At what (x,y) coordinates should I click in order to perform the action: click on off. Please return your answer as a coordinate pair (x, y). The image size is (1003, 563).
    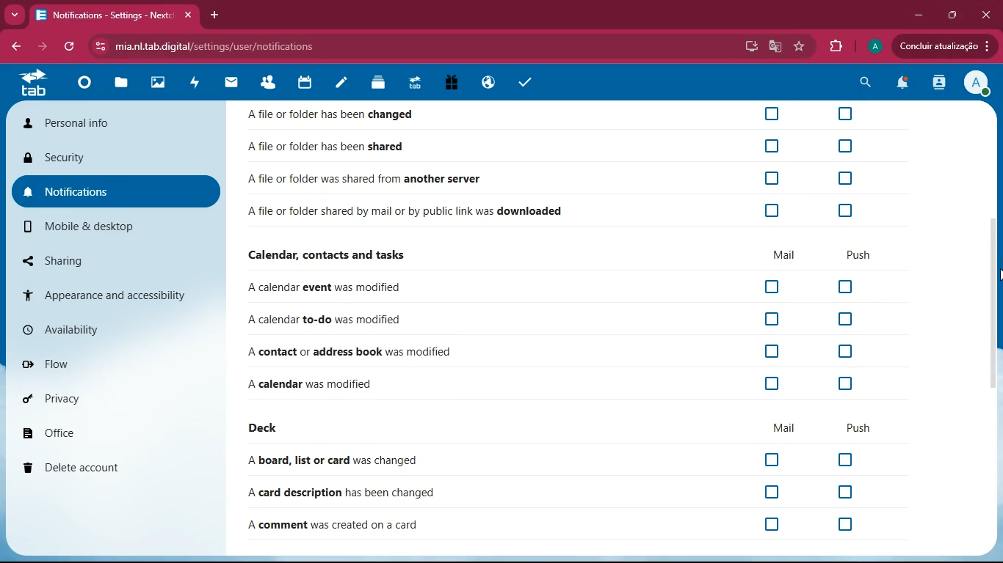
    Looking at the image, I should click on (846, 113).